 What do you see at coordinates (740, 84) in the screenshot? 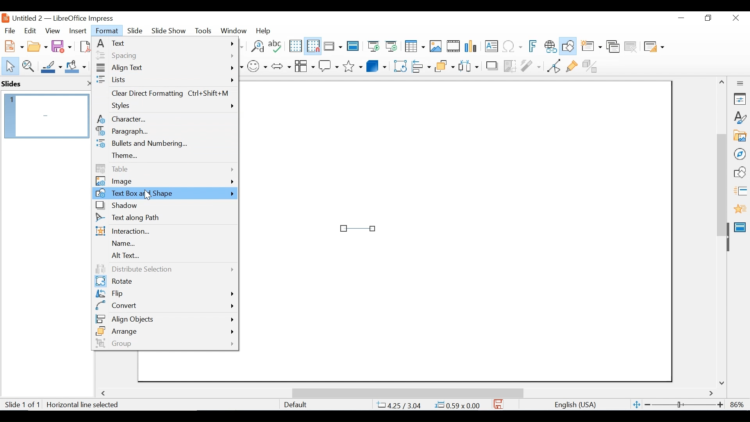
I see `Sidebar Settings` at bounding box center [740, 84].